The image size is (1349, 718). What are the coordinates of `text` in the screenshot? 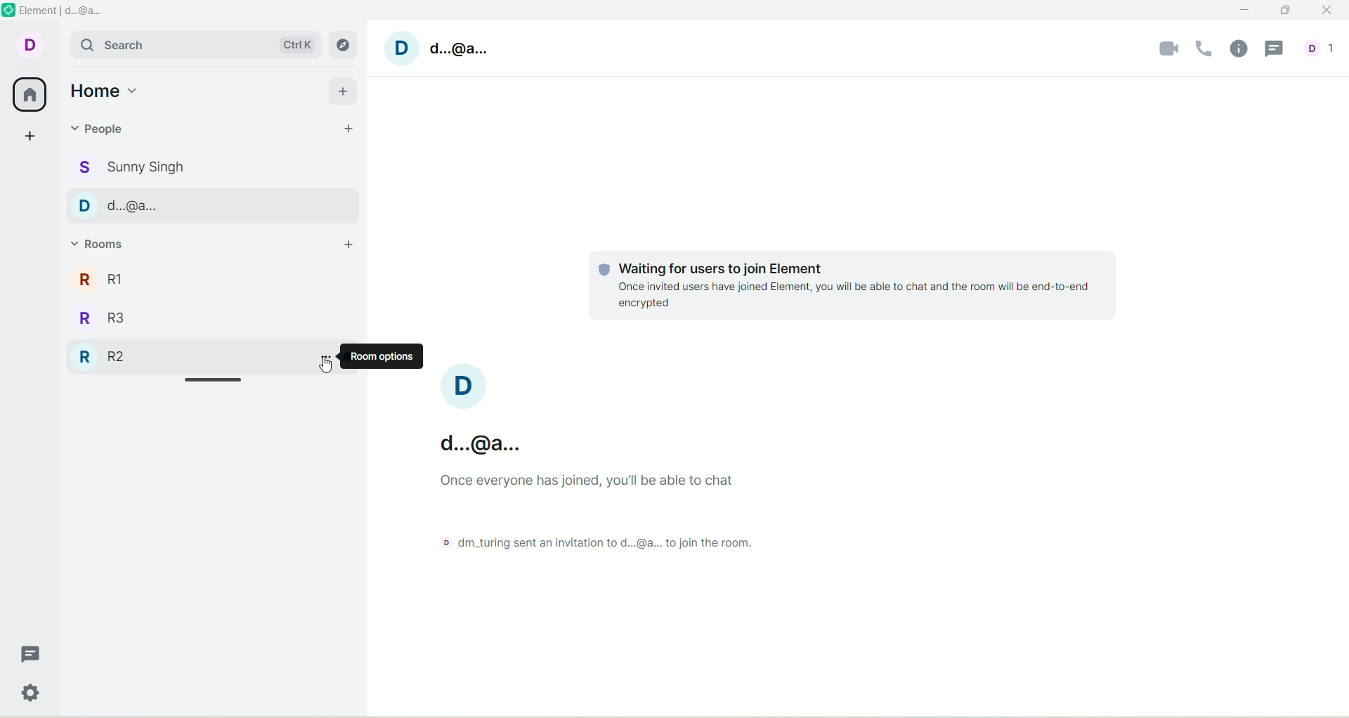 It's located at (604, 516).